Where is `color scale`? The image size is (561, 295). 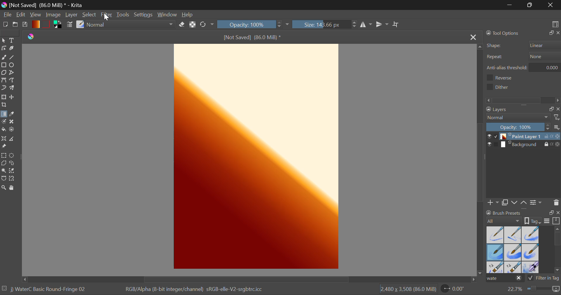
color scale is located at coordinates (557, 145).